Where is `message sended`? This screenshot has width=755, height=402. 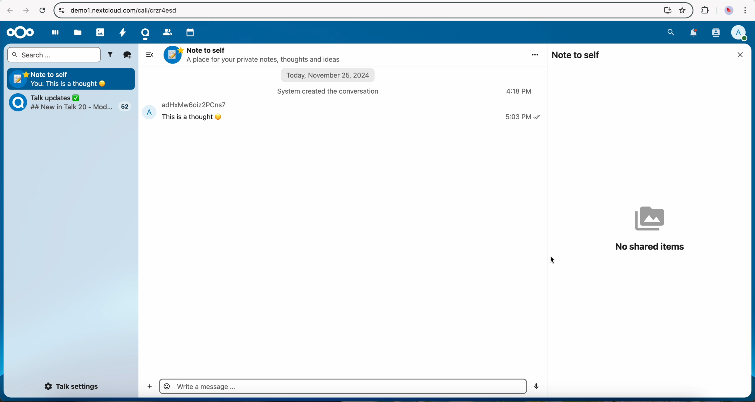 message sended is located at coordinates (343, 111).